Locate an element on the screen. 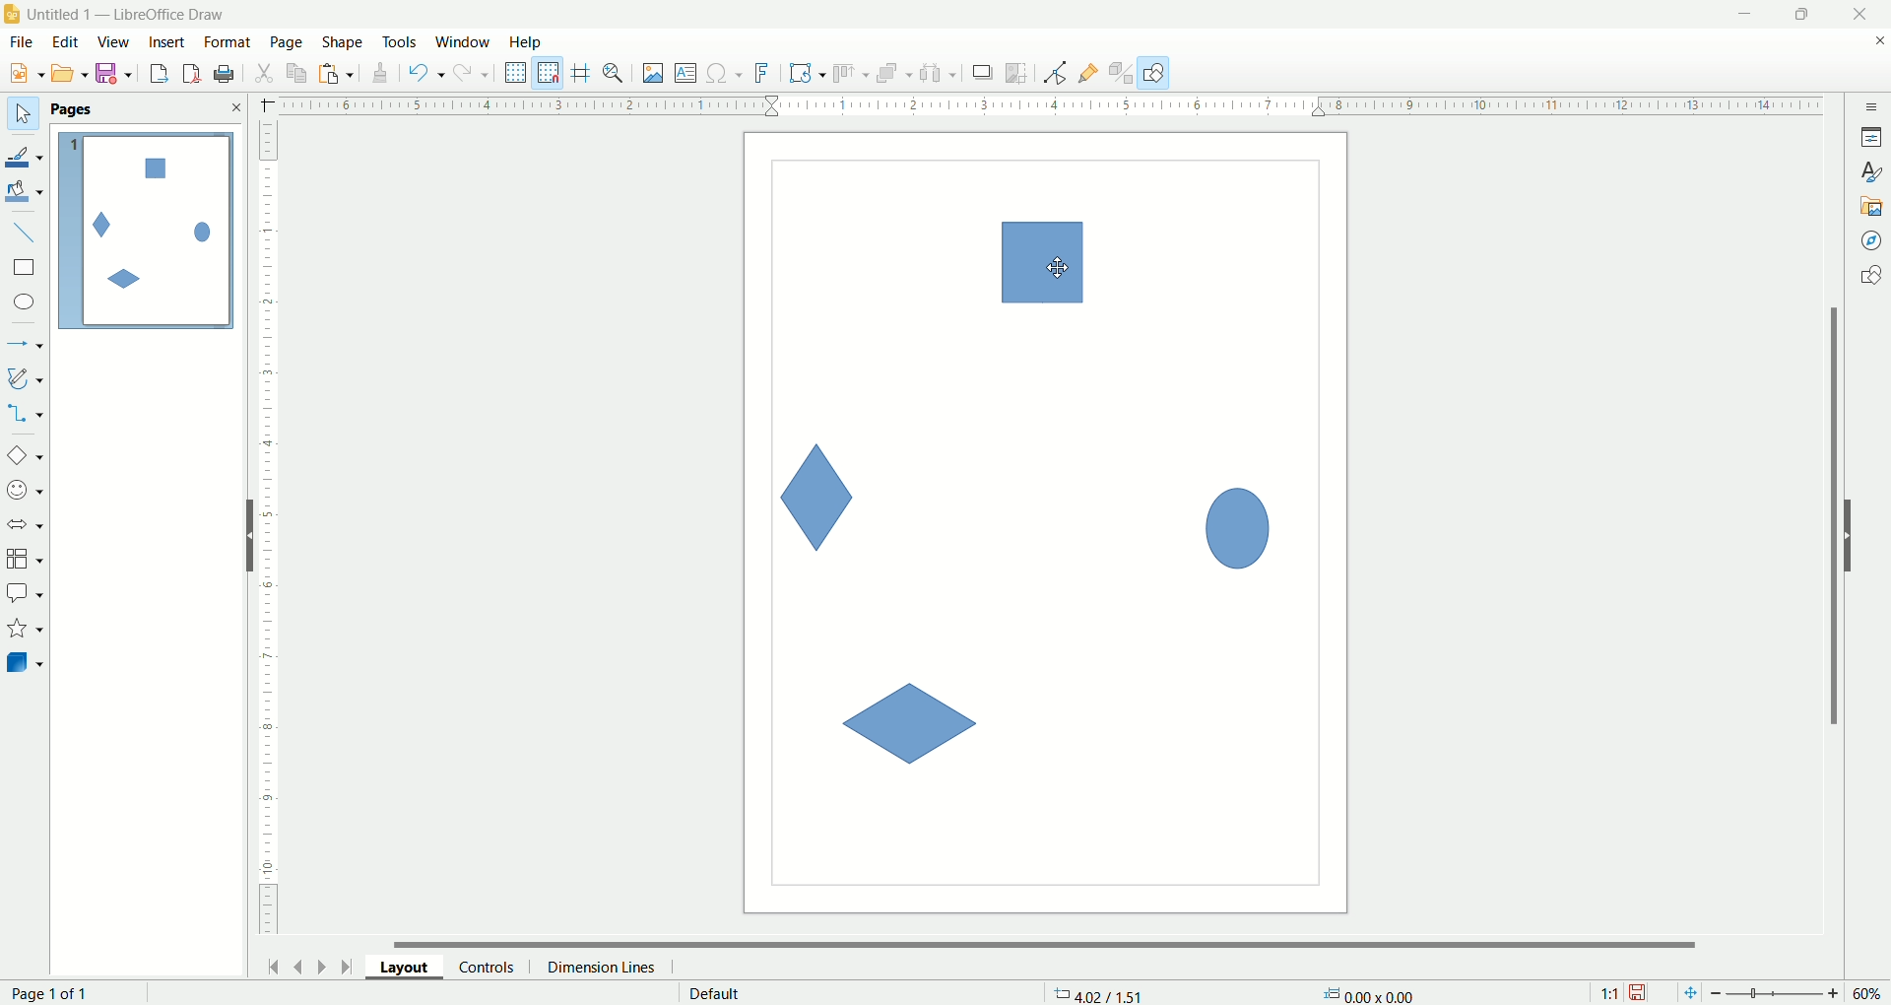 This screenshot has height=1005, width=1891. anchor point is located at coordinates (1366, 994).